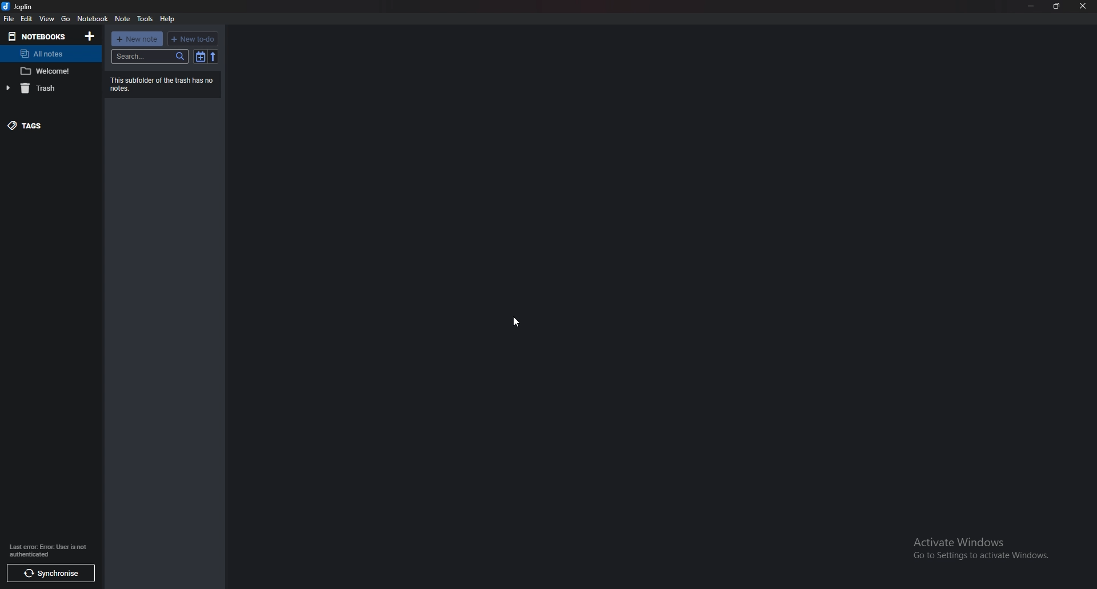 The width and height of the screenshot is (1097, 589). I want to click on Notebooks, so click(39, 36).